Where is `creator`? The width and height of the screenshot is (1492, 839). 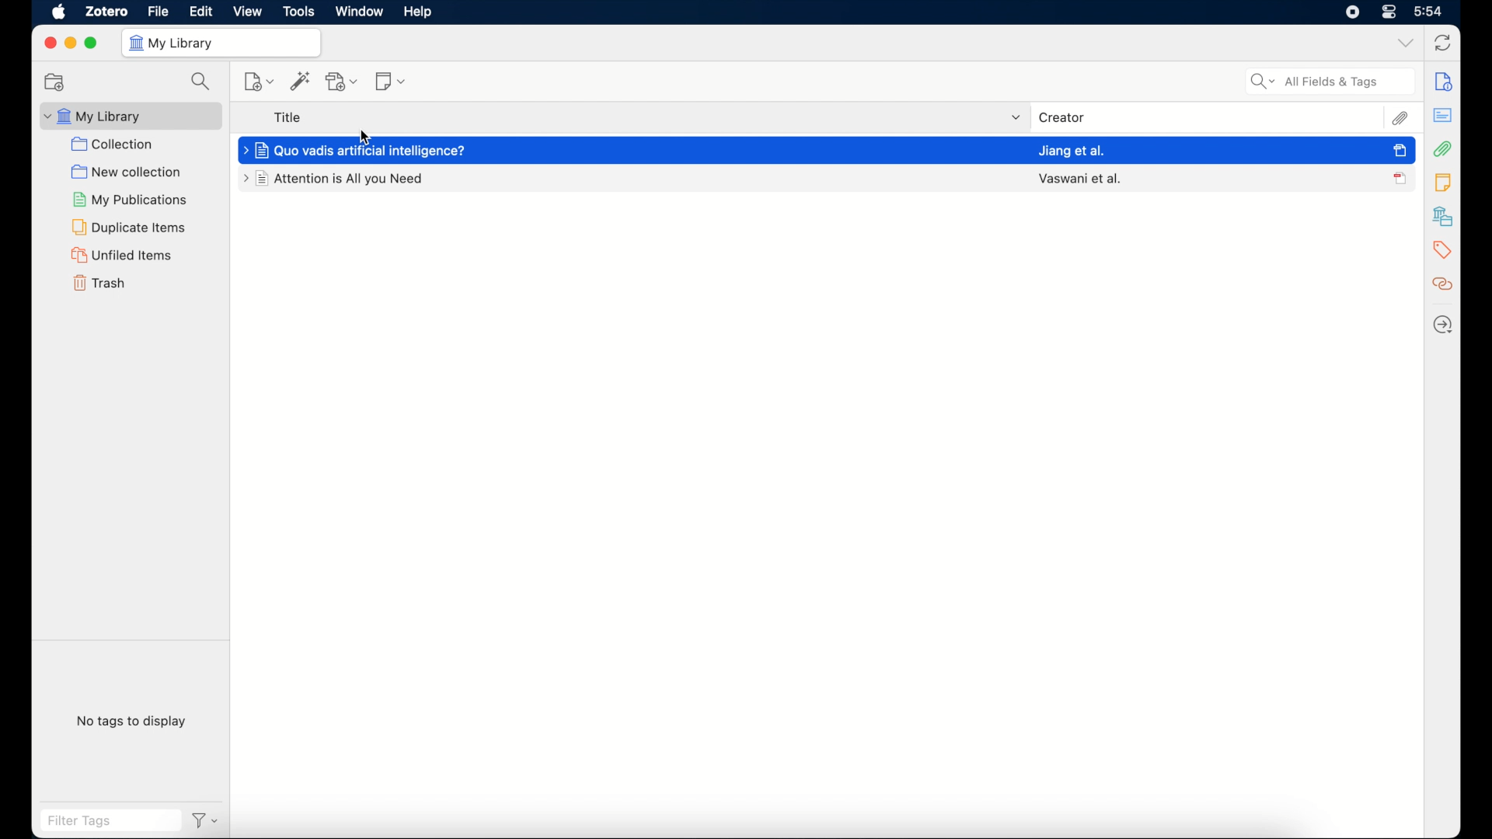
creator is located at coordinates (1062, 117).